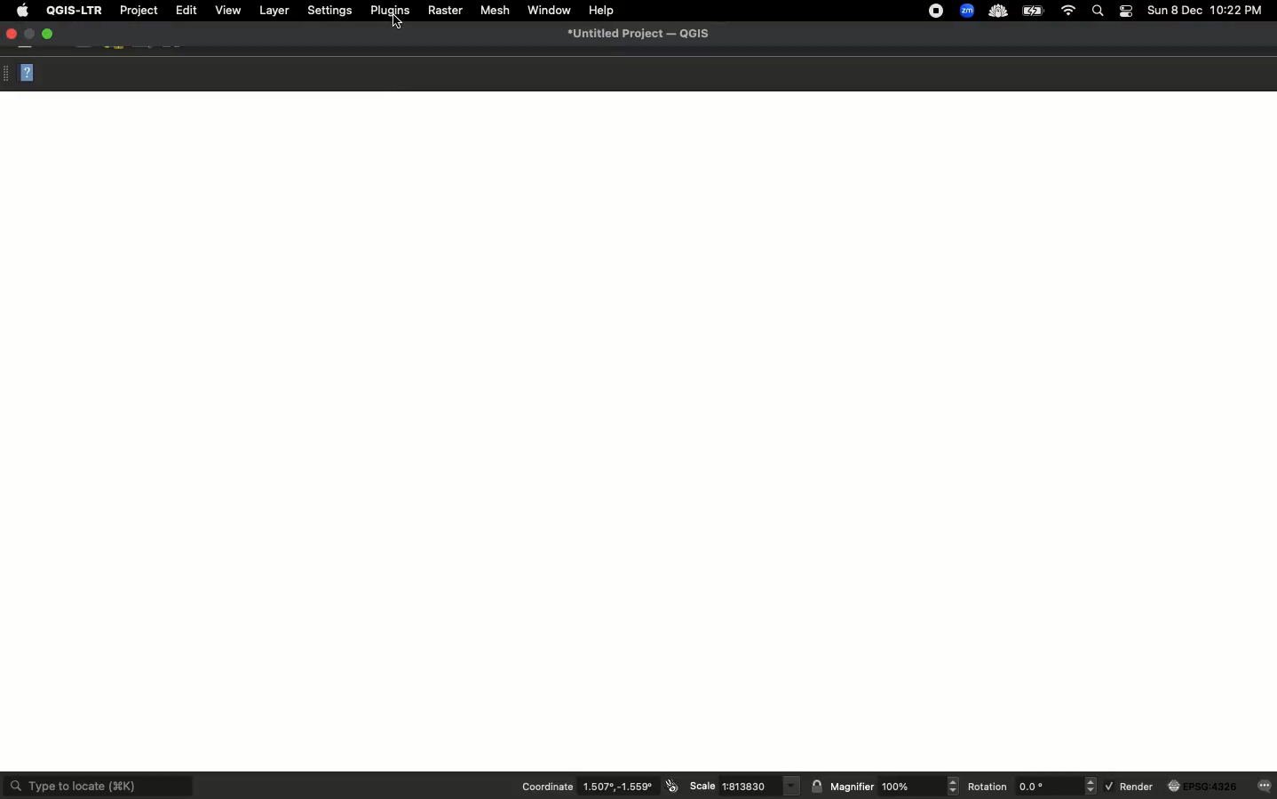  Describe the element at coordinates (673, 786) in the screenshot. I see `icon` at that location.